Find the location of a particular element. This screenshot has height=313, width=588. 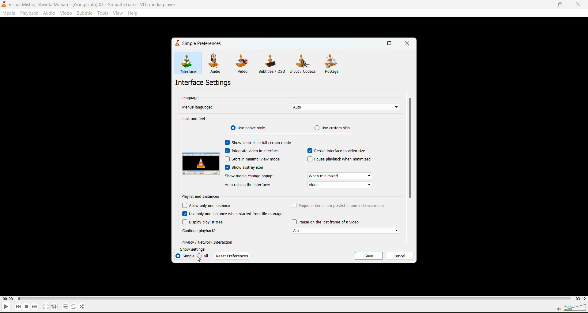

show media change popup is located at coordinates (250, 176).